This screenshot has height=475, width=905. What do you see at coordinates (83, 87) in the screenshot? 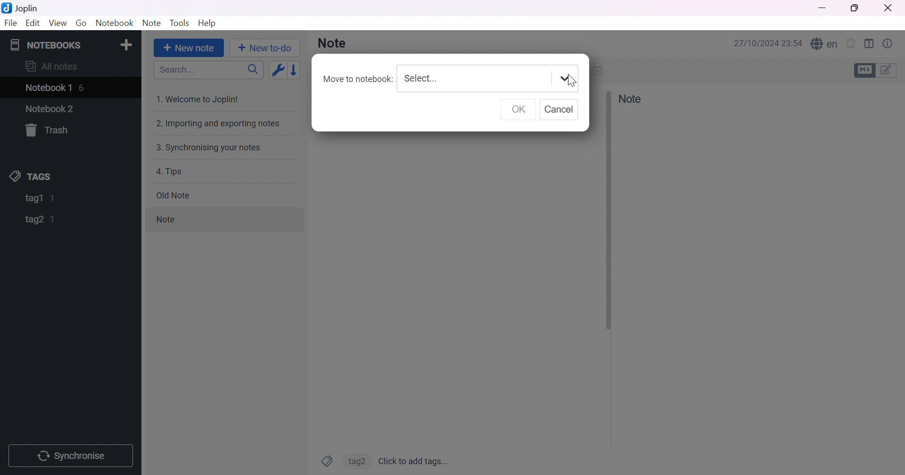
I see `6` at bounding box center [83, 87].